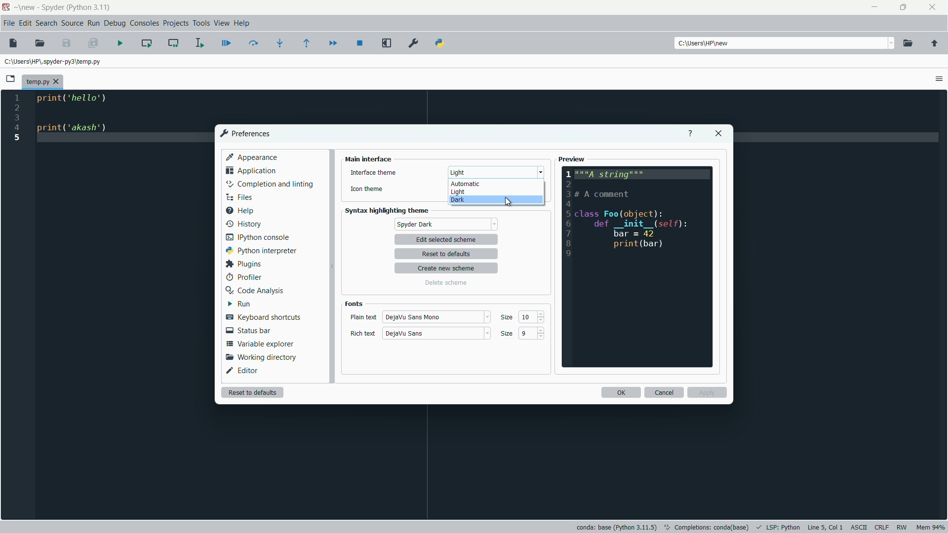  I want to click on editor, so click(243, 370).